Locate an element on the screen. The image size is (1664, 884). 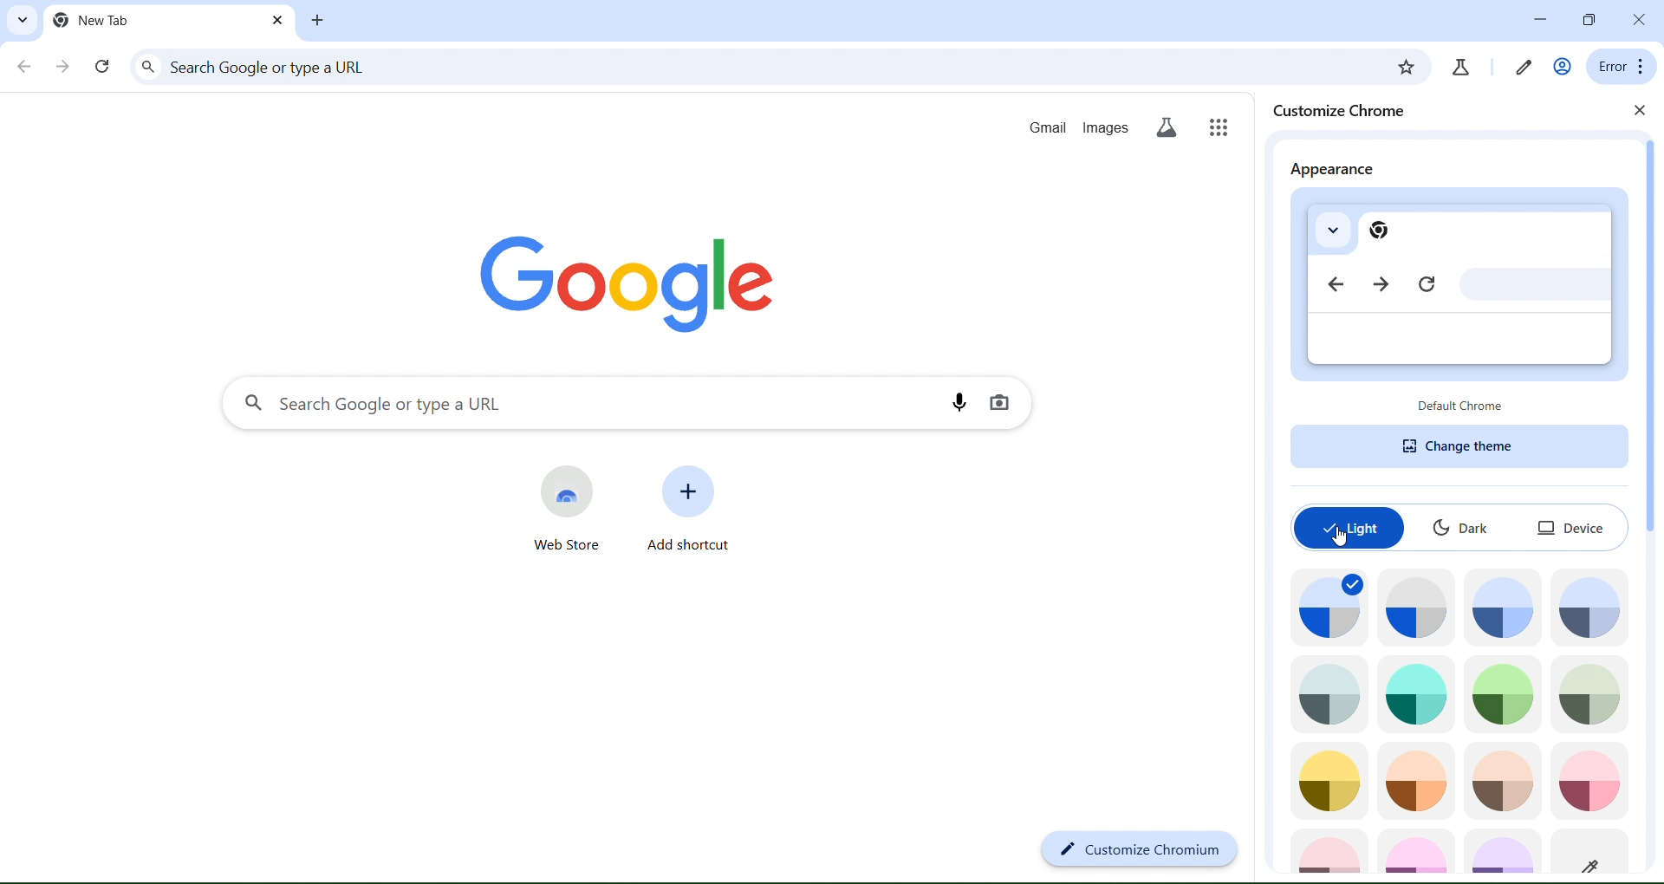
dark is located at coordinates (1466, 525).